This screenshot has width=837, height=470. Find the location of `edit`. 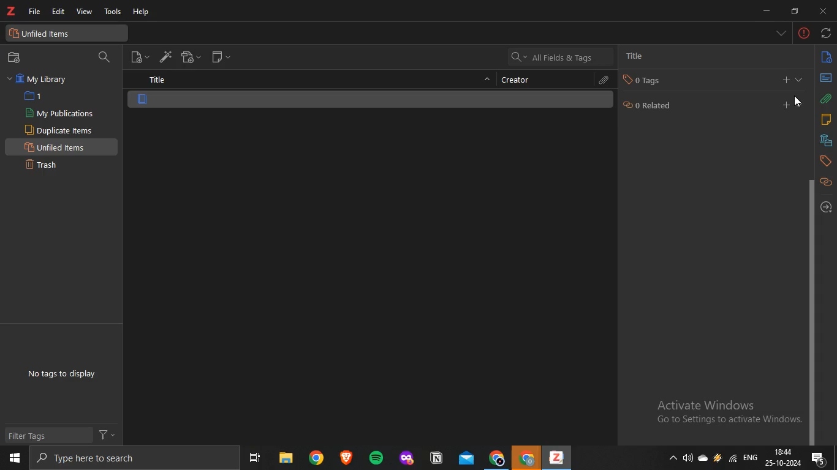

edit is located at coordinates (58, 12).